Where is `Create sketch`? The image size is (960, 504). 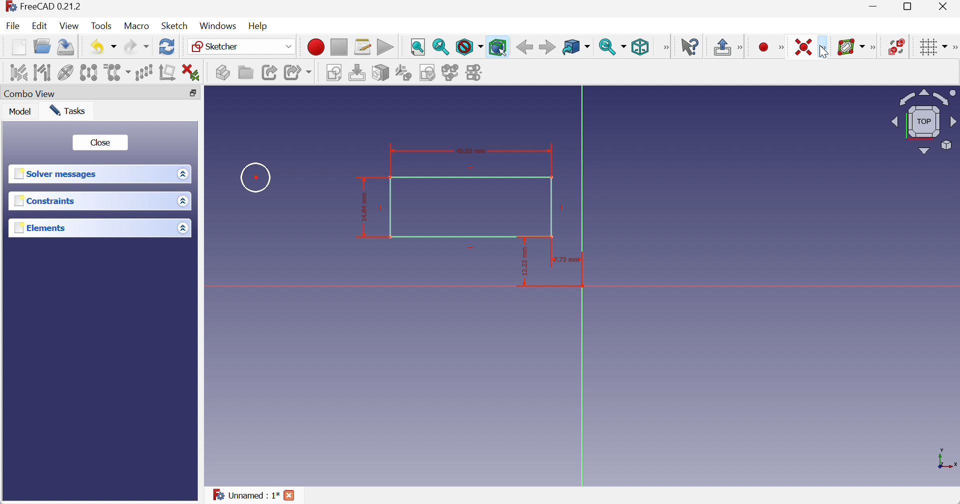 Create sketch is located at coordinates (335, 73).